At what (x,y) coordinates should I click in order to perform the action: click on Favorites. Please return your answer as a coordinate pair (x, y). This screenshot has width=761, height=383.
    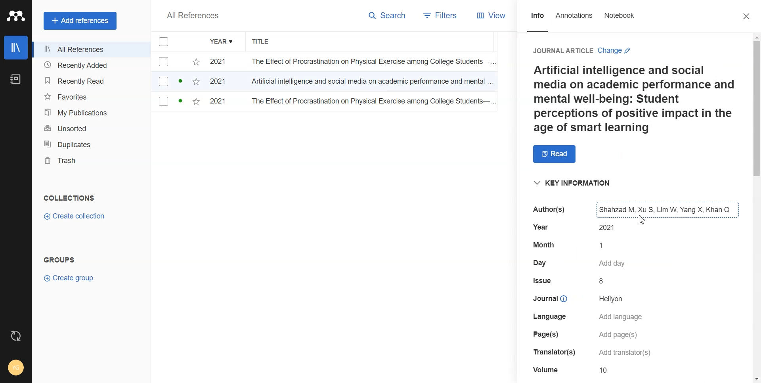
    Looking at the image, I should click on (90, 96).